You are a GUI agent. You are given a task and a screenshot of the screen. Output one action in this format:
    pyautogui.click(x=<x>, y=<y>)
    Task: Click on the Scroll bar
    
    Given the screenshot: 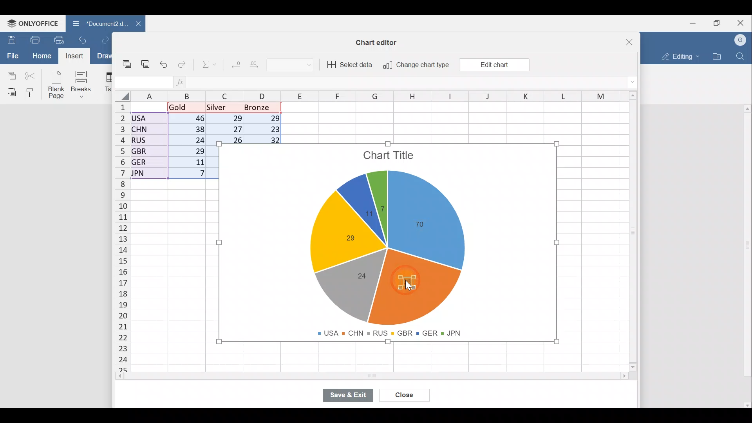 What is the action you would take?
    pyautogui.click(x=636, y=233)
    